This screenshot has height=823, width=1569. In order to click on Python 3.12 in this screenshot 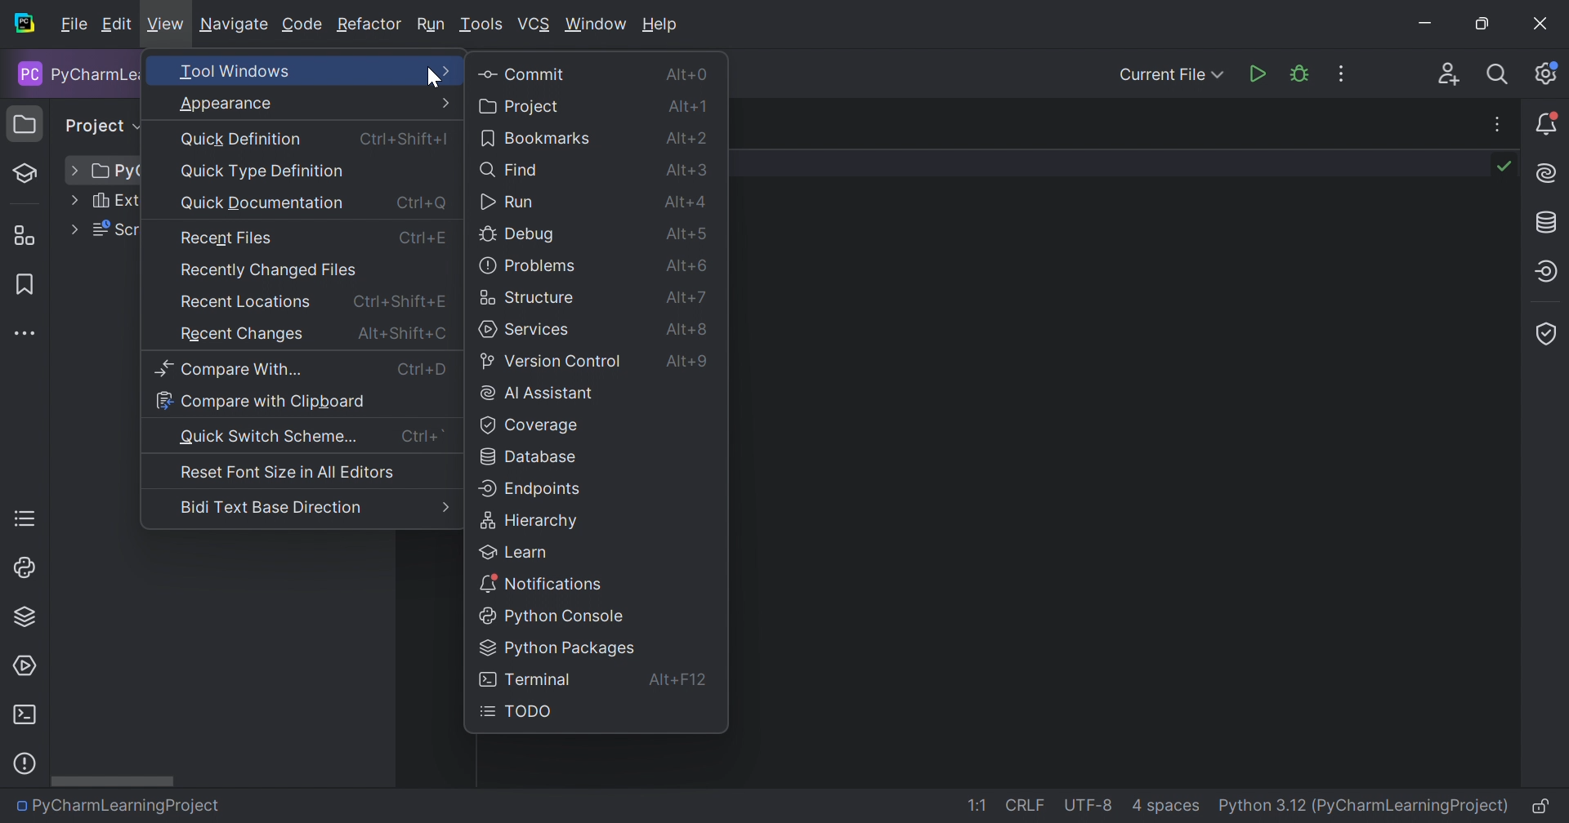, I will do `click(1259, 807)`.